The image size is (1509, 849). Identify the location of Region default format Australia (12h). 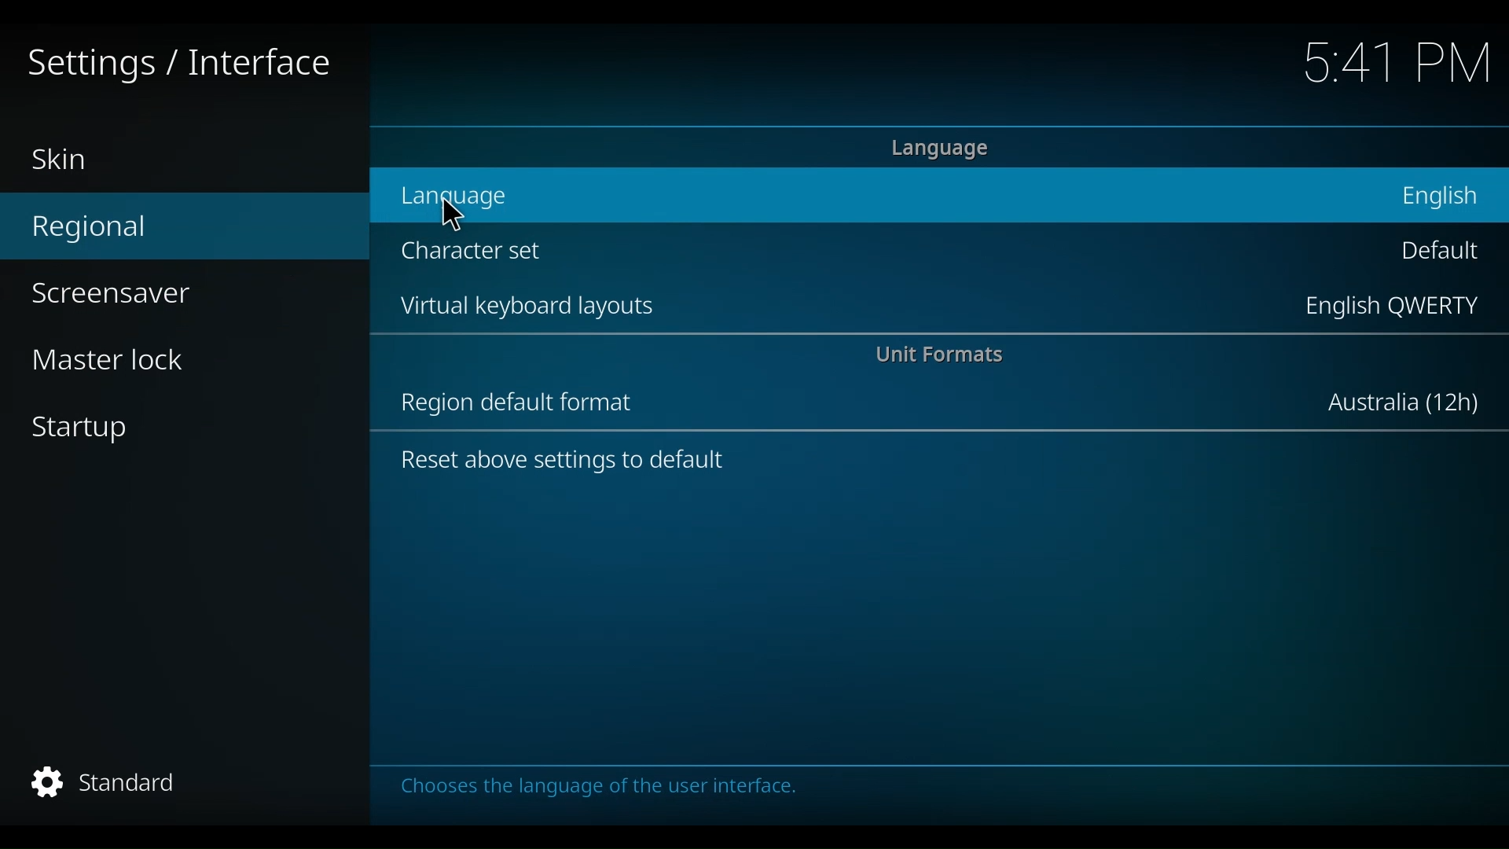
(927, 404).